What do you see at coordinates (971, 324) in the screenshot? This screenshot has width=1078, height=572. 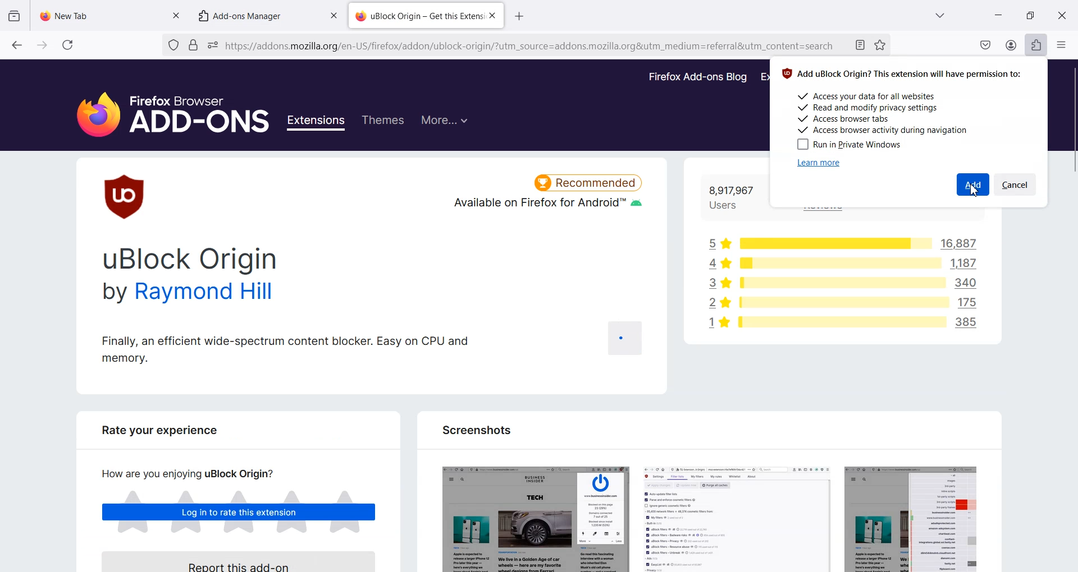 I see `385 users` at bounding box center [971, 324].